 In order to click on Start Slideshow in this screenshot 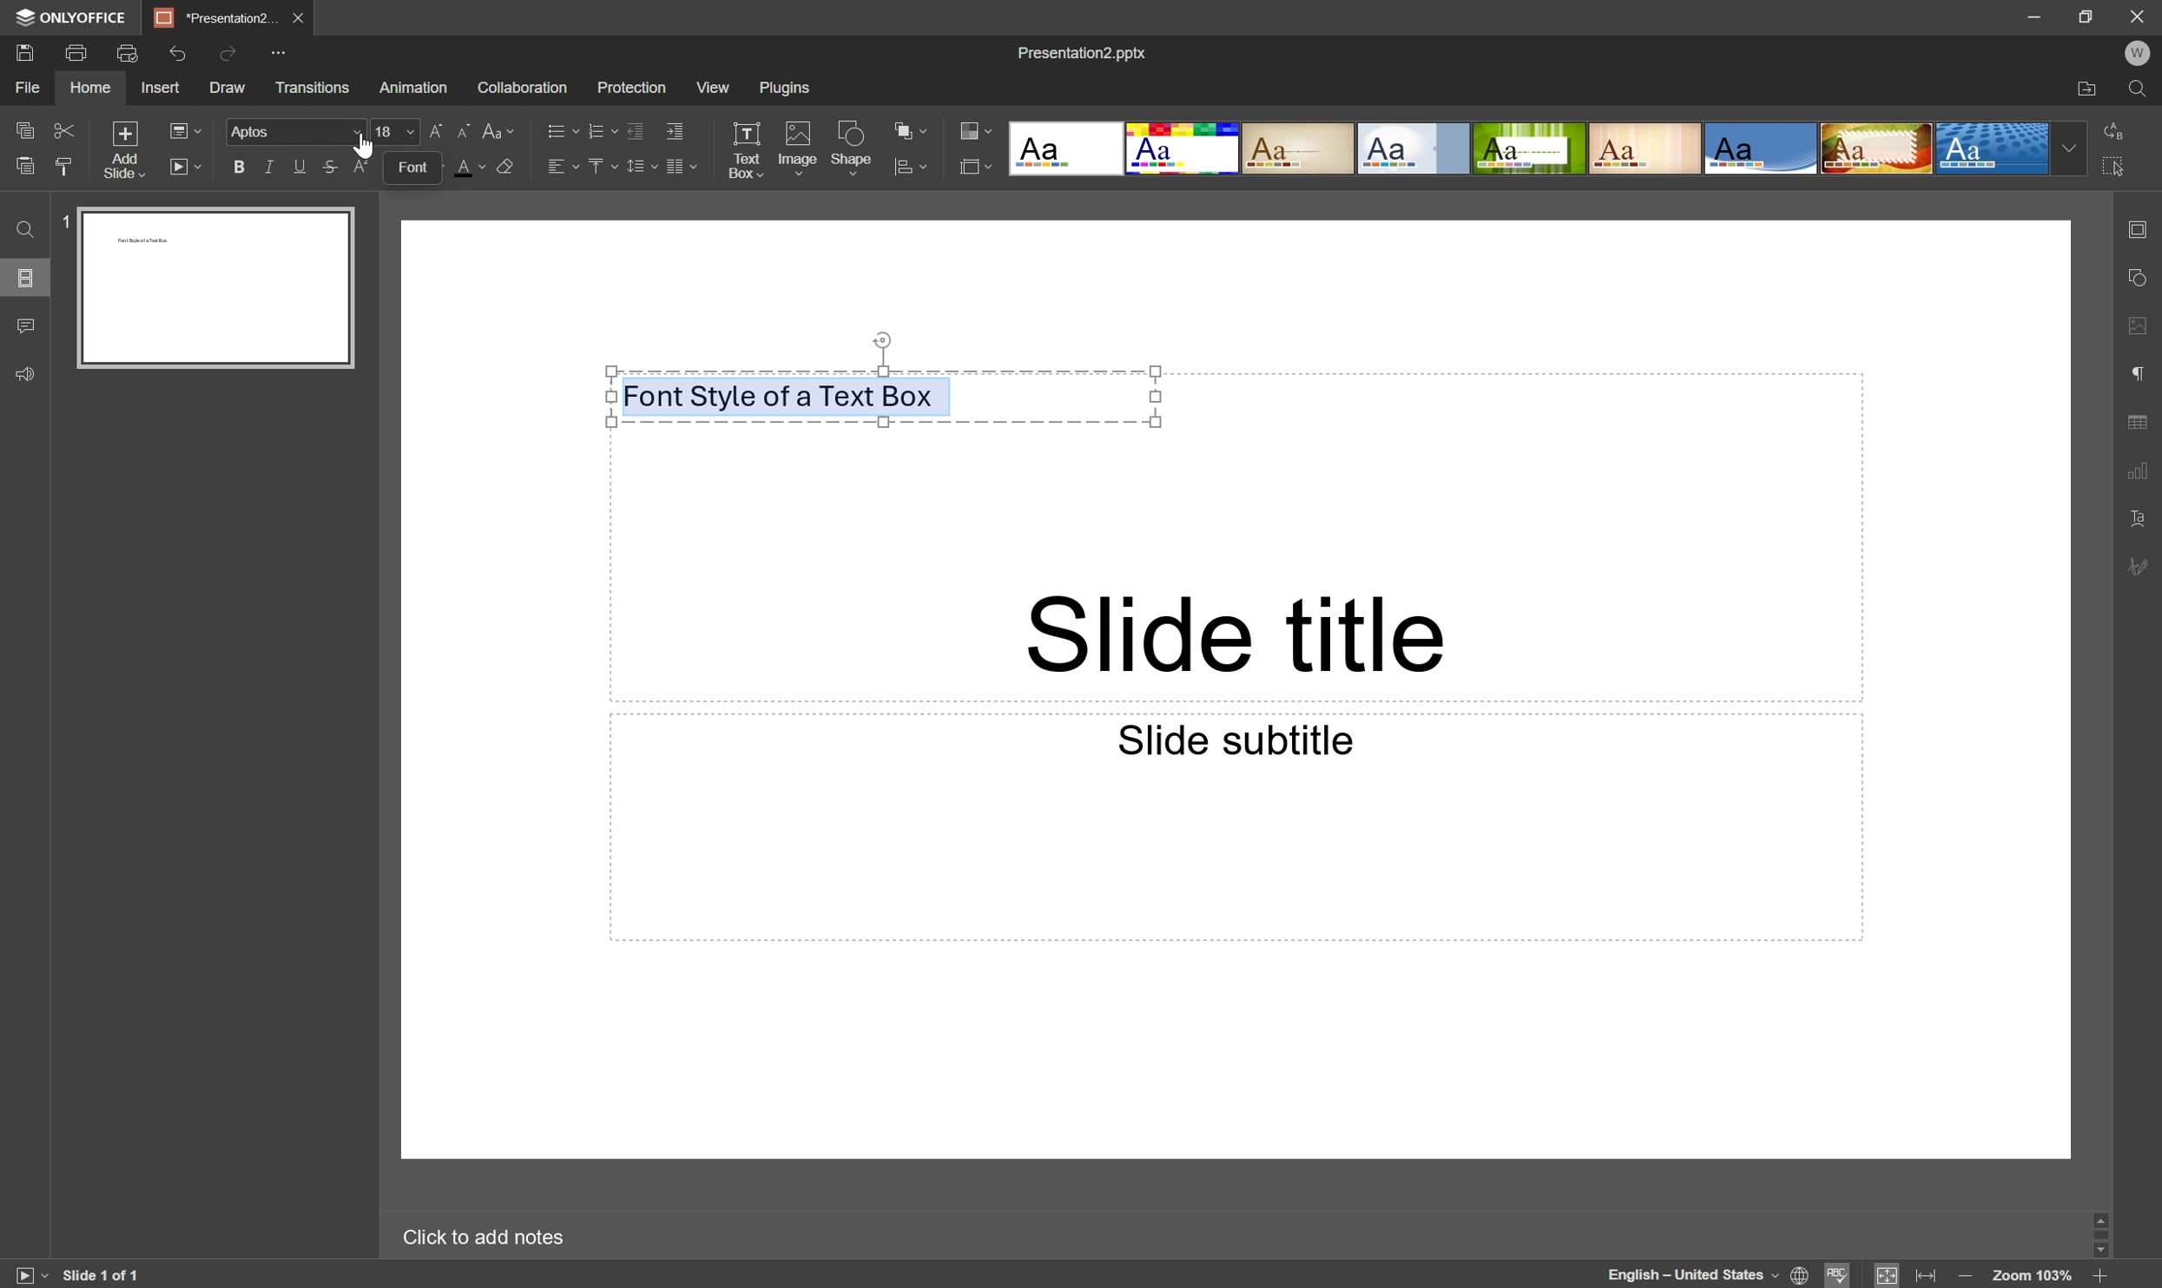, I will do `click(30, 1275)`.